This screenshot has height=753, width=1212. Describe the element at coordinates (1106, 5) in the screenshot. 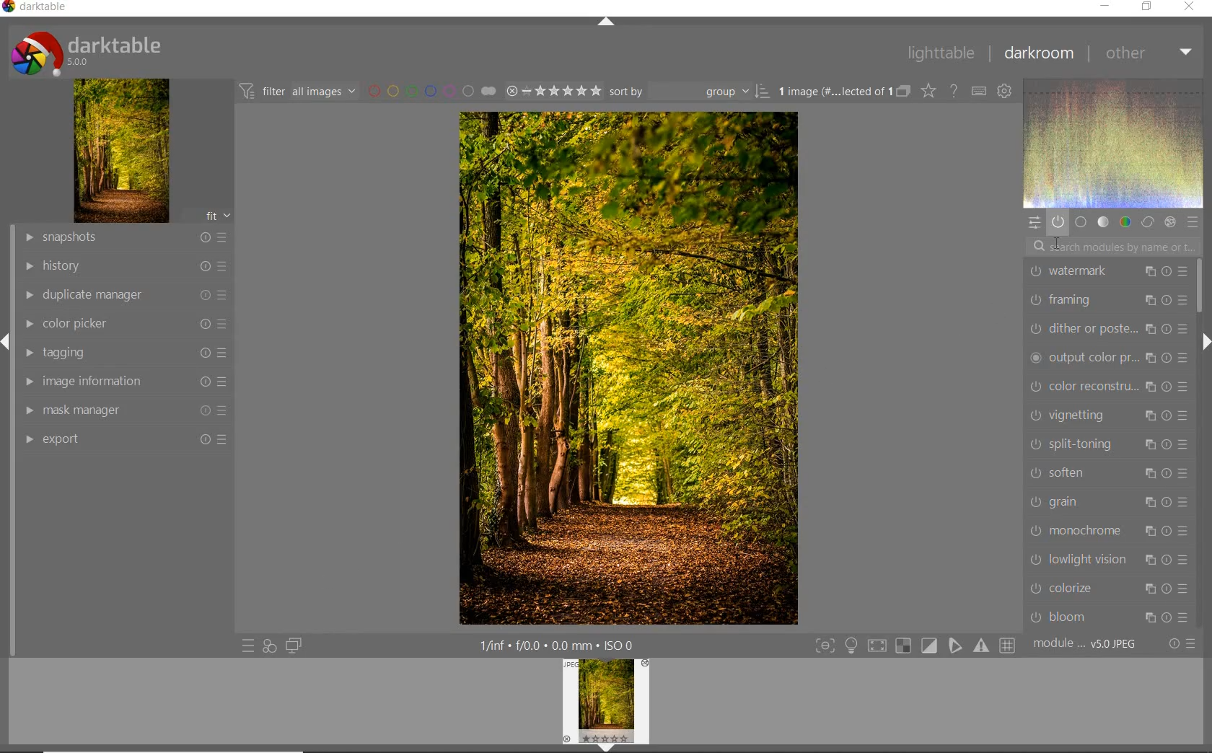

I see `minimize` at that location.